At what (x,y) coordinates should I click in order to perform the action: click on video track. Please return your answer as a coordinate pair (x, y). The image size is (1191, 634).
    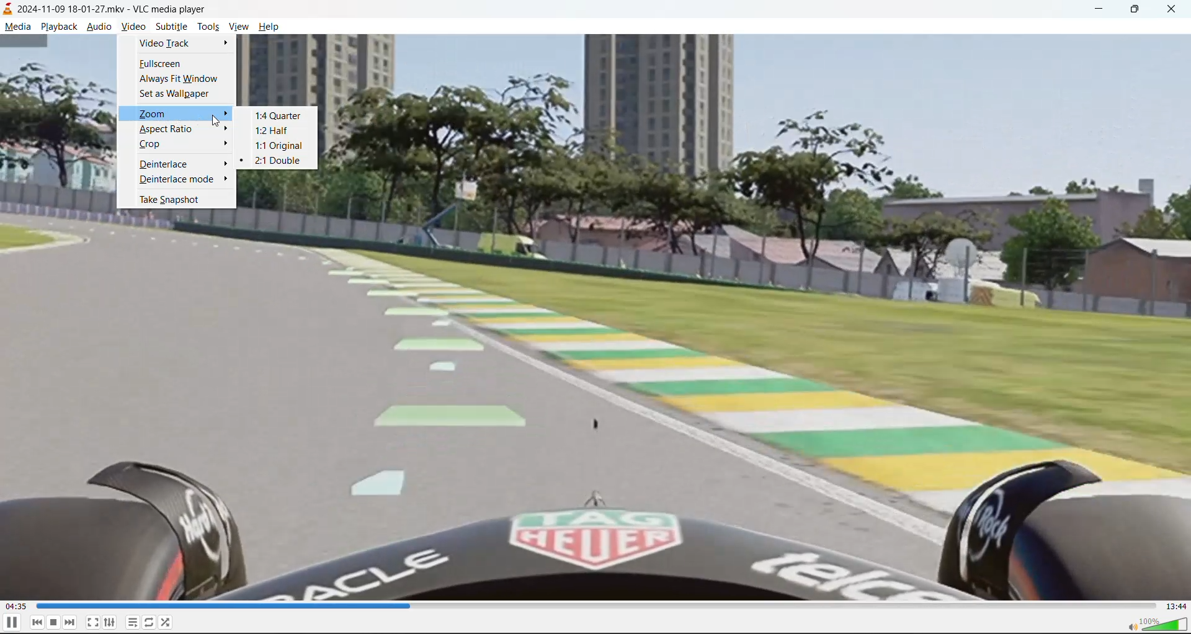
    Looking at the image, I should click on (177, 44).